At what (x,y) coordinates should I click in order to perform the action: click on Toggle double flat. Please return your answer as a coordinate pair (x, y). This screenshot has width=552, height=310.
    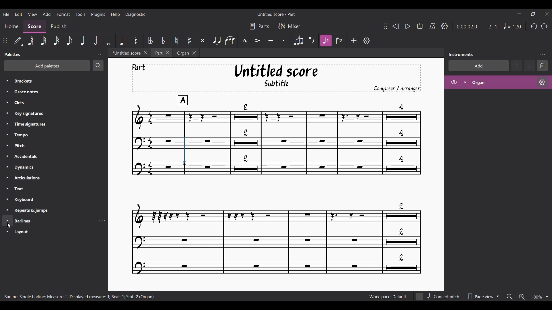
    Looking at the image, I should click on (150, 40).